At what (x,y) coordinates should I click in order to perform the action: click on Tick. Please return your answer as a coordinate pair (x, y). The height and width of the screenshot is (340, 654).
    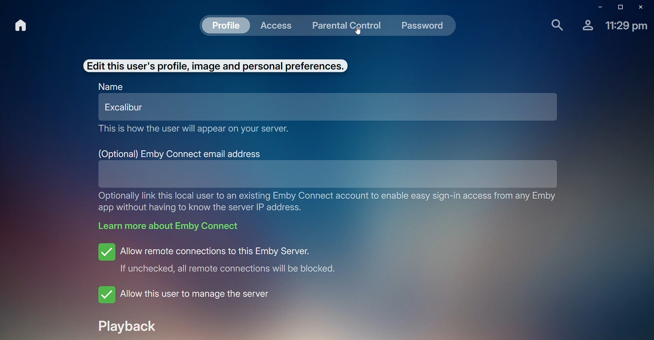
    Looking at the image, I should click on (106, 294).